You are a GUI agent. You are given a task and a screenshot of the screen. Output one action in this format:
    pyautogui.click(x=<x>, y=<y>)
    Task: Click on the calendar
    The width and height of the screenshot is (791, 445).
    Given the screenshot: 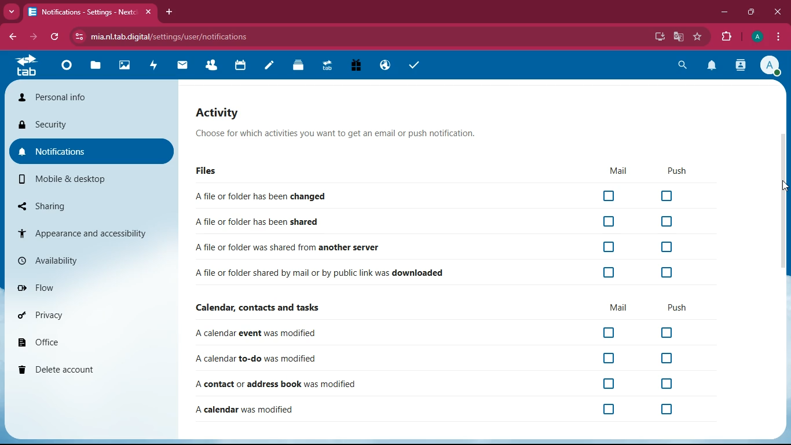 What is the action you would take?
    pyautogui.click(x=243, y=66)
    